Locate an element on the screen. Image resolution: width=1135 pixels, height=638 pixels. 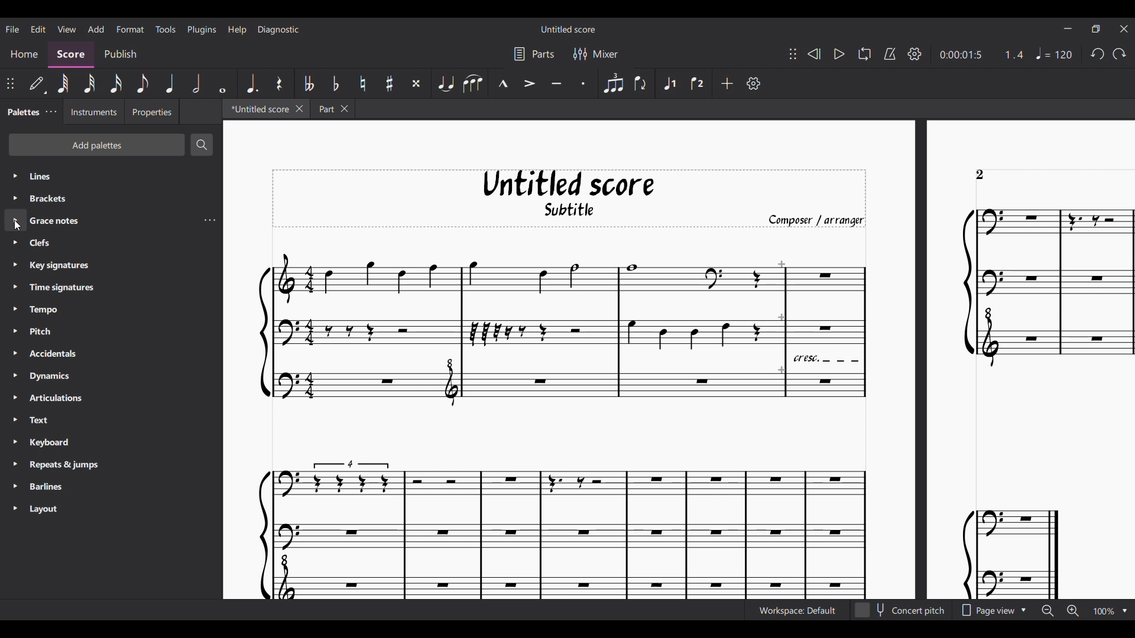
Play is located at coordinates (839, 54).